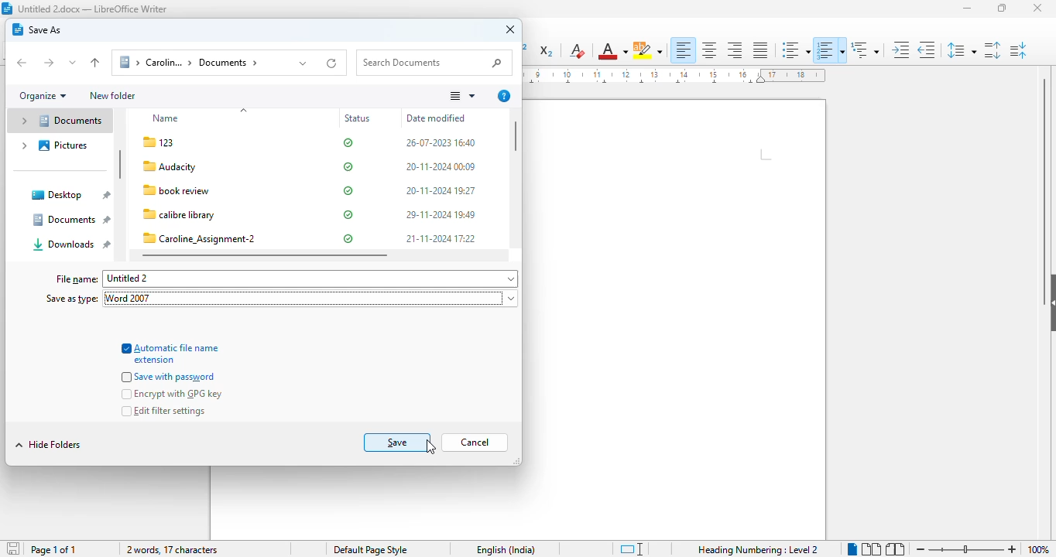 This screenshot has width=1056, height=557. I want to click on horizontal scroll bar, so click(265, 255).